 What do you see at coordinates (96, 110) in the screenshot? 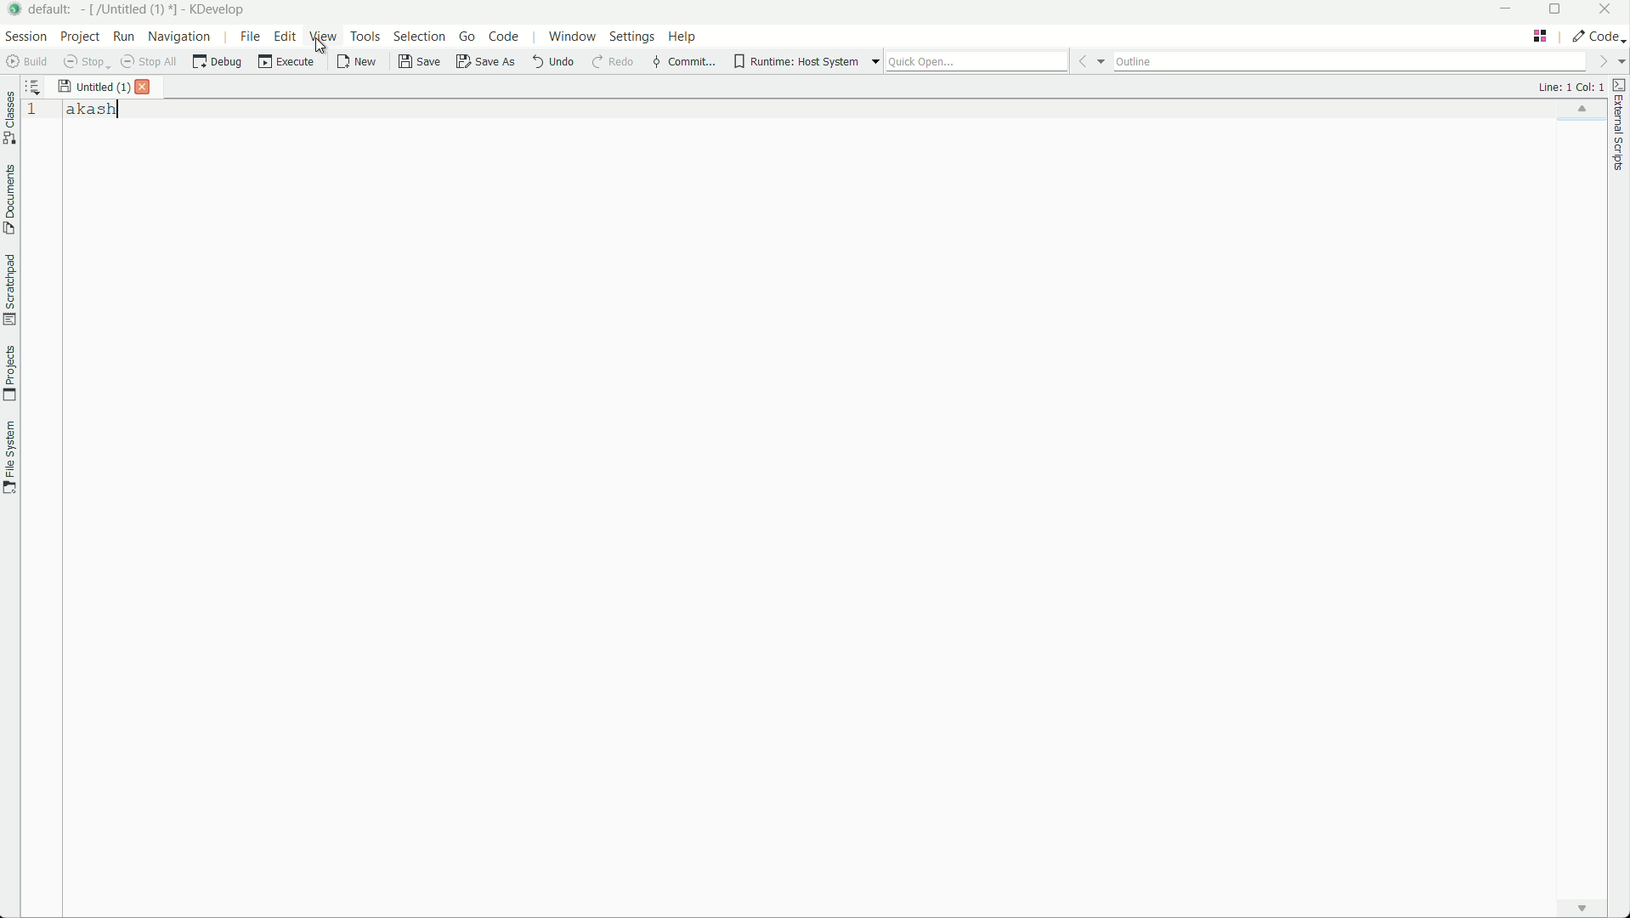
I see `akash` at bounding box center [96, 110].